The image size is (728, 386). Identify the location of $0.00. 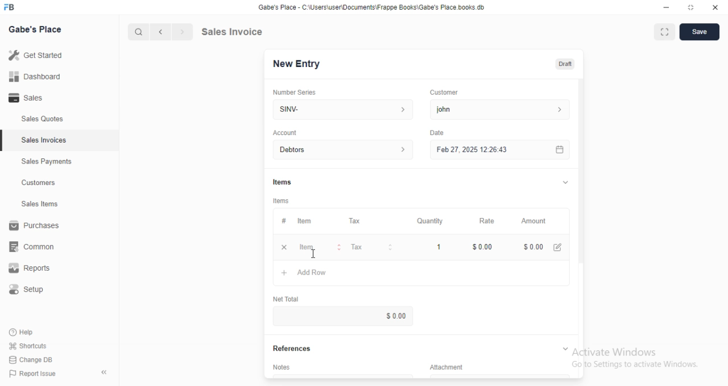
(544, 246).